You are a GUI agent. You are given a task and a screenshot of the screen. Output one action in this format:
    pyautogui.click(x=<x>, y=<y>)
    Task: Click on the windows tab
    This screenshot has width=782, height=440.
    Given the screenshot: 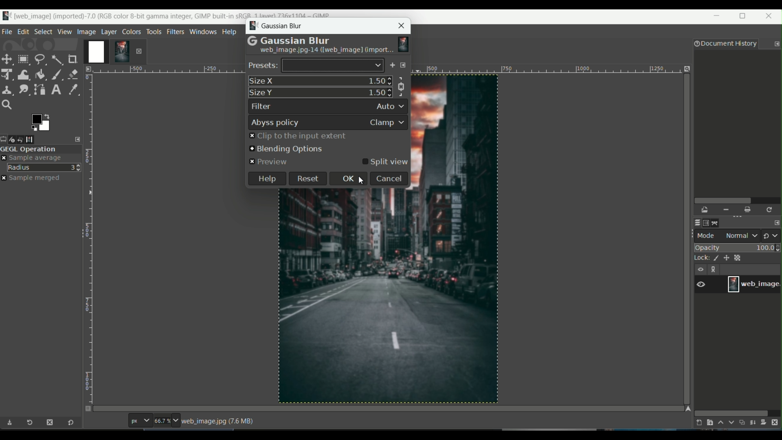 What is the action you would take?
    pyautogui.click(x=202, y=31)
    